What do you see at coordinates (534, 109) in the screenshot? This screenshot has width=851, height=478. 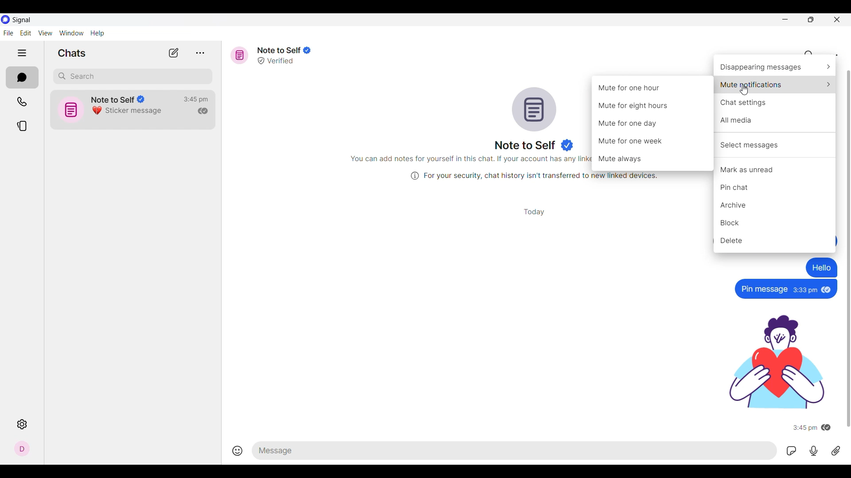 I see `Conversation logo` at bounding box center [534, 109].